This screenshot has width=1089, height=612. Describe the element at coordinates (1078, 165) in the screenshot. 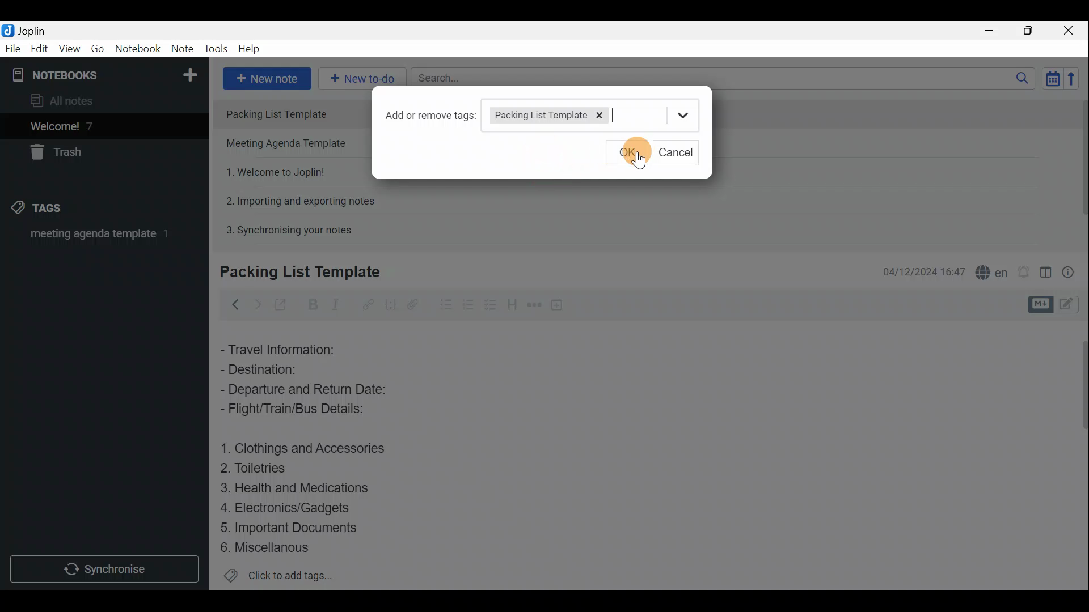

I see `Scroll bar` at that location.